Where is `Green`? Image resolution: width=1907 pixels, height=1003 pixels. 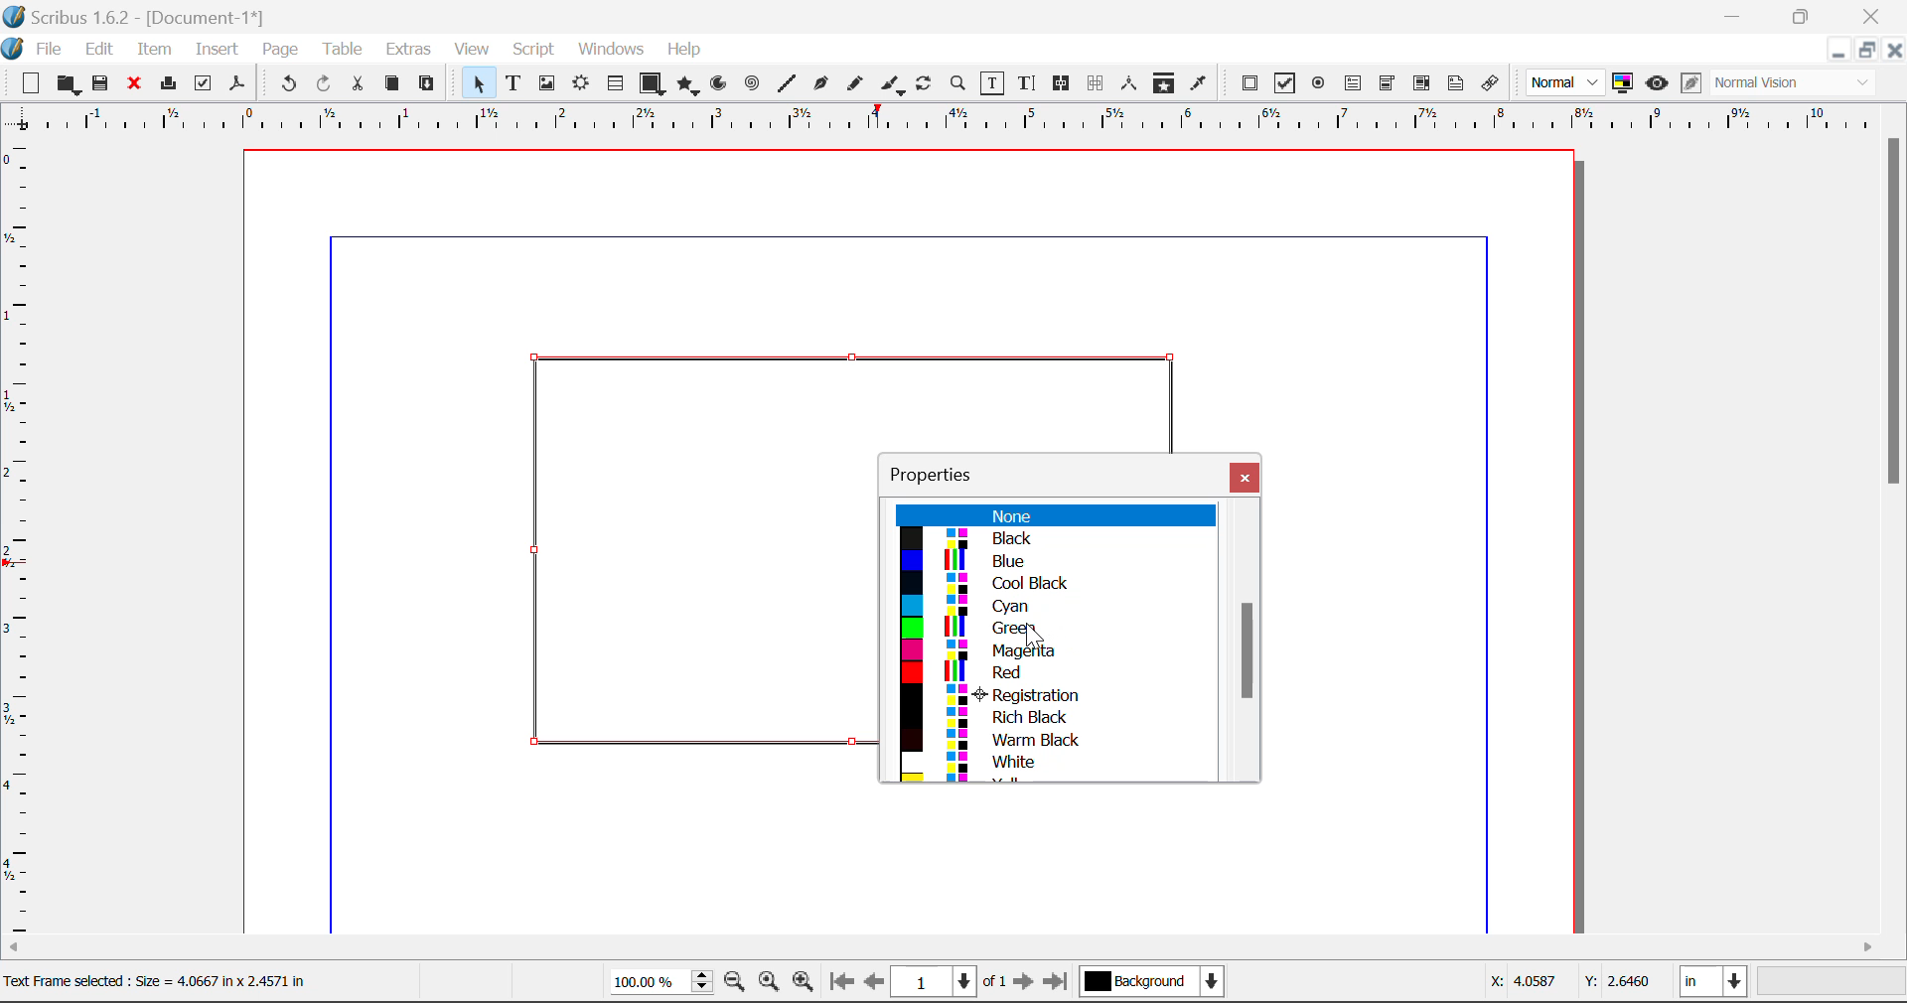
Green is located at coordinates (1048, 628).